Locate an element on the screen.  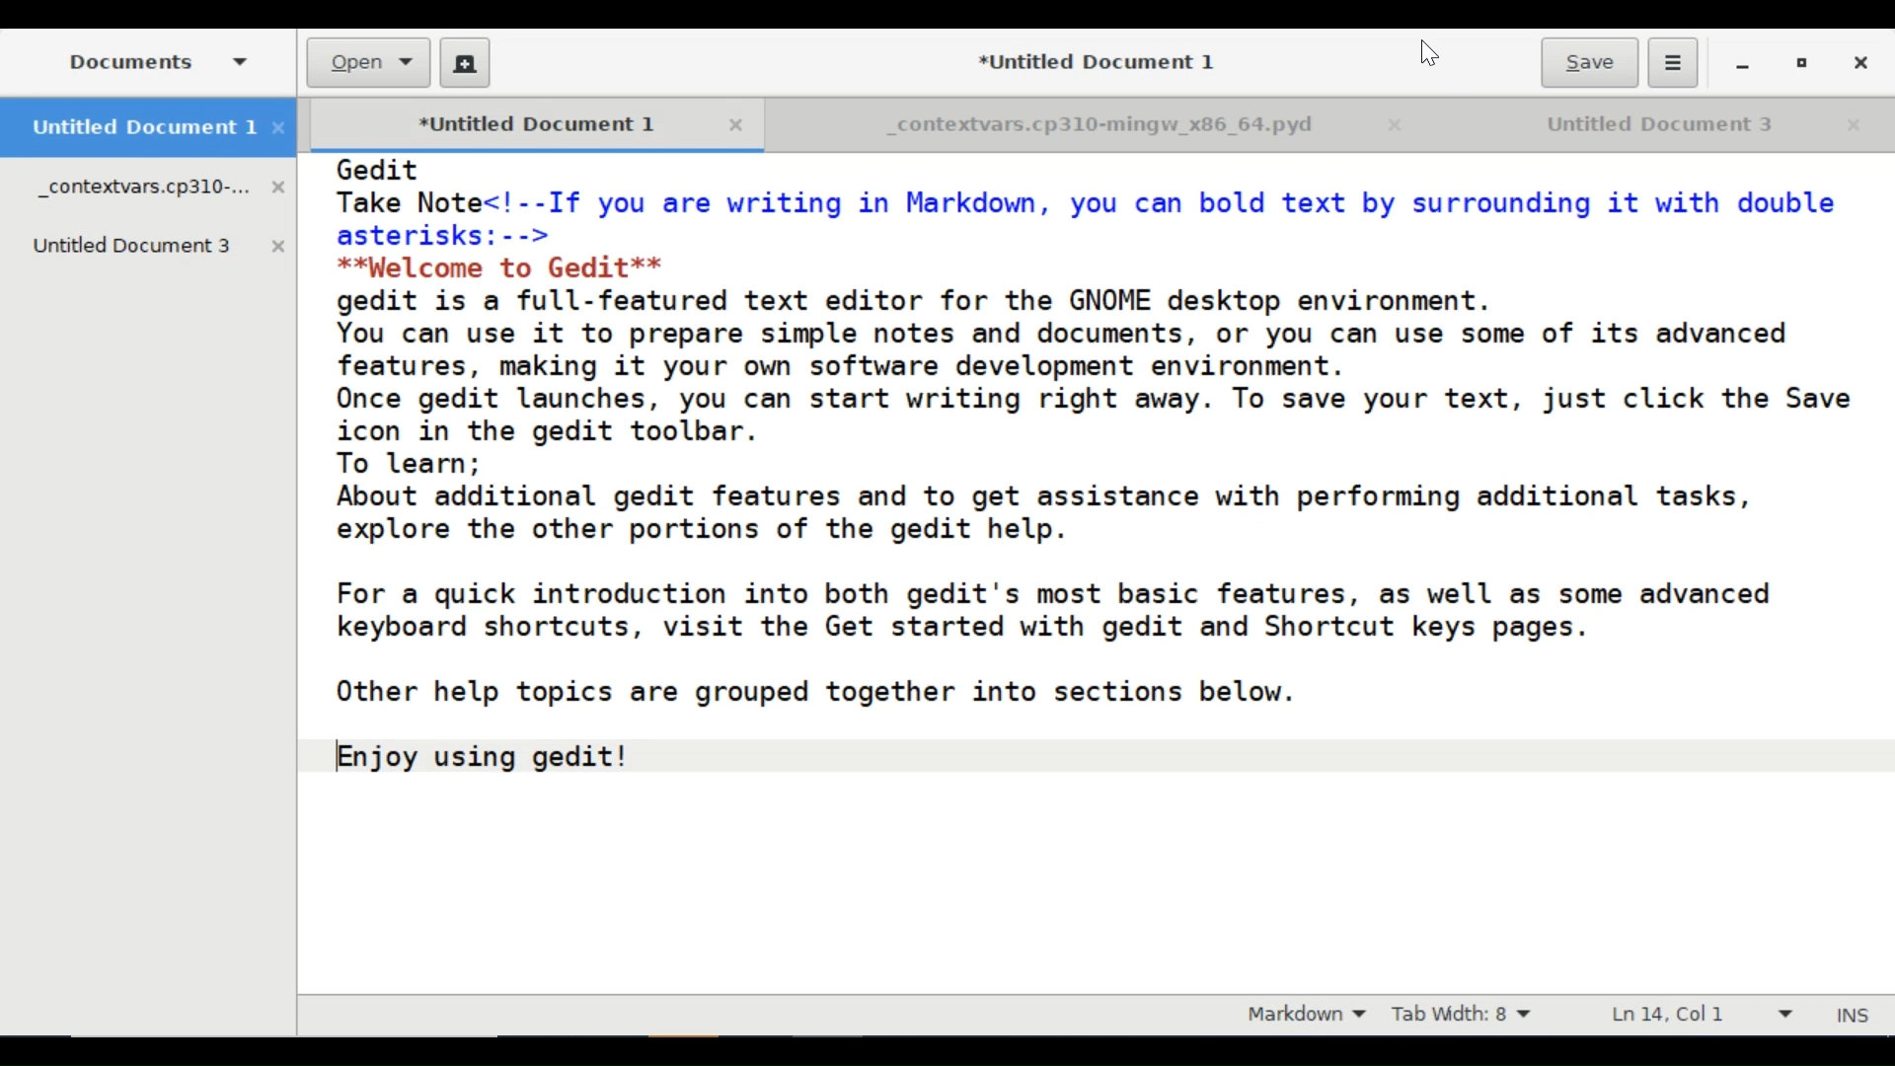
Tab Width is located at coordinates (1468, 1015).